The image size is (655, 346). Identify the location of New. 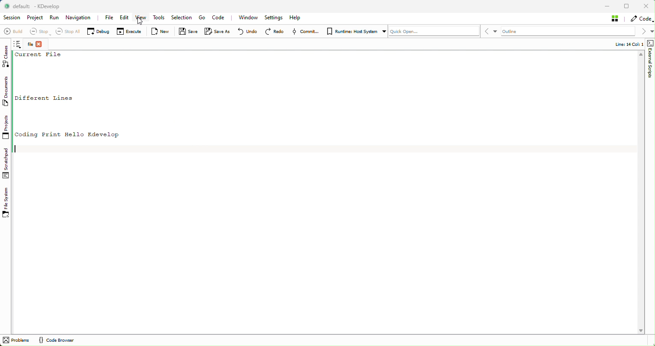
(162, 32).